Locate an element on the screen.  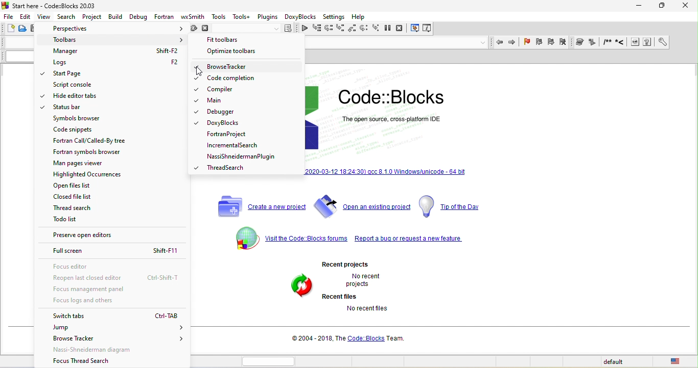
clear bookmark is located at coordinates (566, 42).